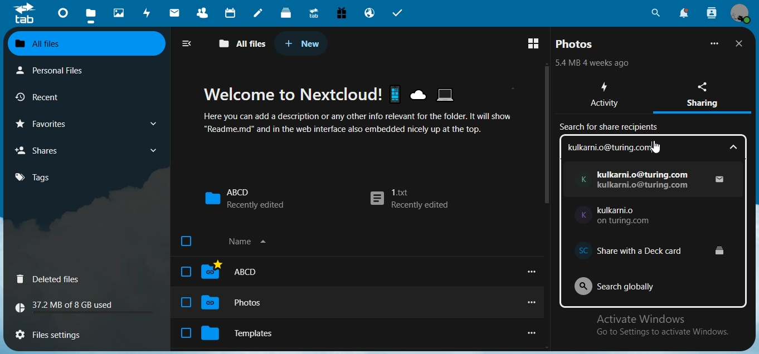 The width and height of the screenshot is (759, 354). Describe the element at coordinates (250, 331) in the screenshot. I see `Templates` at that location.